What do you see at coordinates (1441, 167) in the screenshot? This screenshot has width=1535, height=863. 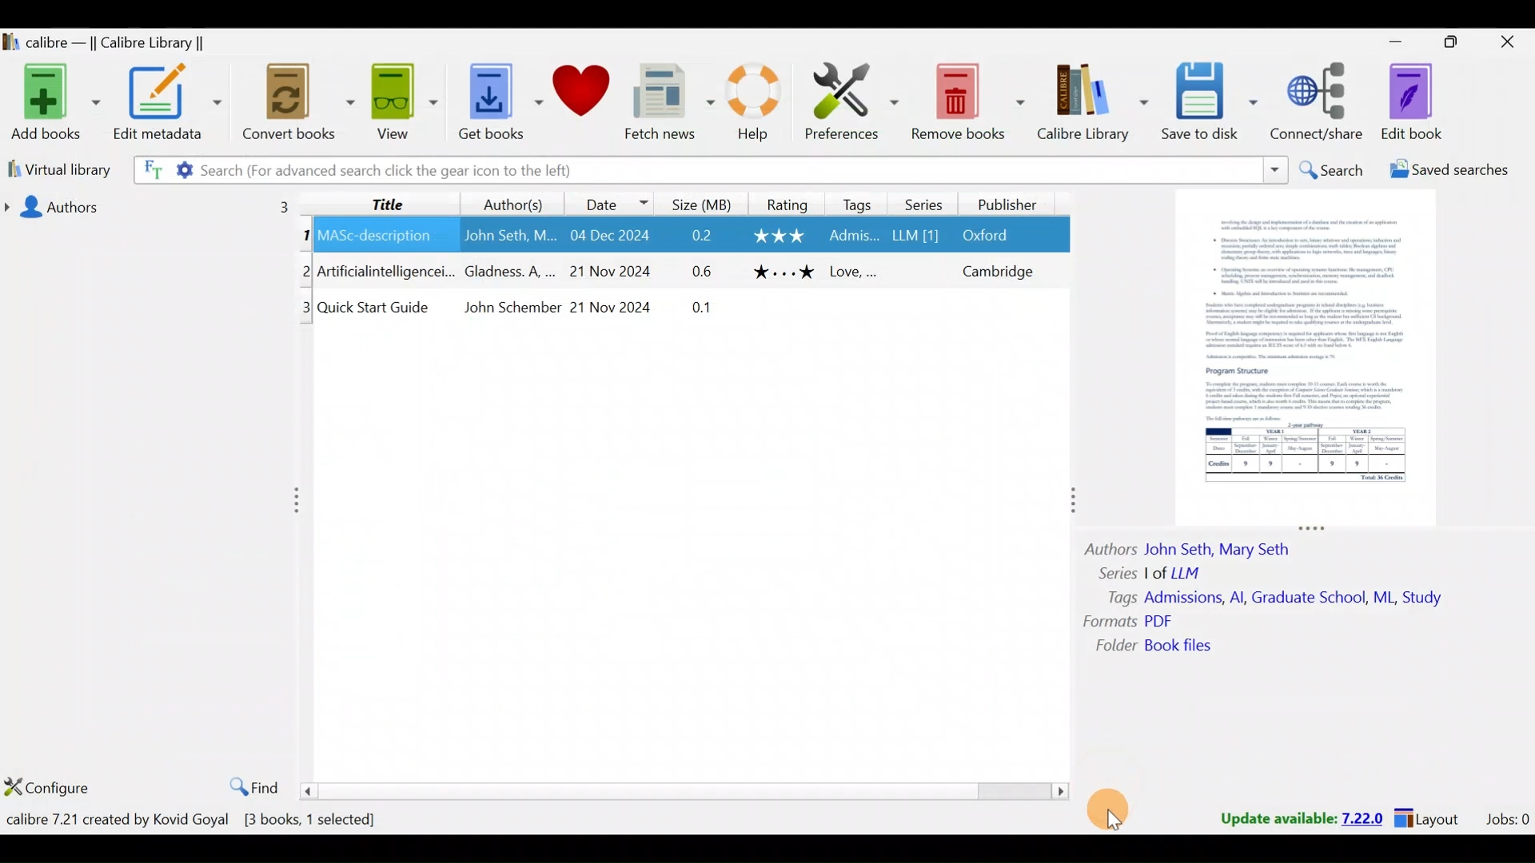 I see `Saved searches` at bounding box center [1441, 167].